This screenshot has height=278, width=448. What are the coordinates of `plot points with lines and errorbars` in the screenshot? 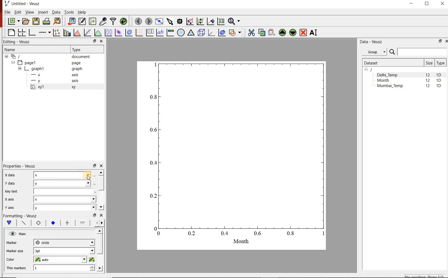 It's located at (56, 33).